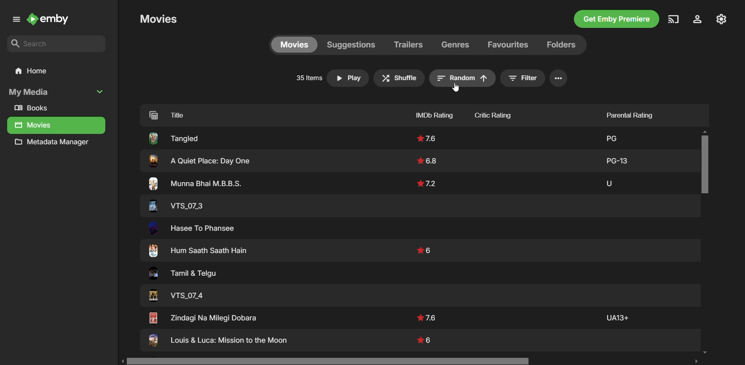 The width and height of the screenshot is (745, 365). I want to click on , so click(218, 341).